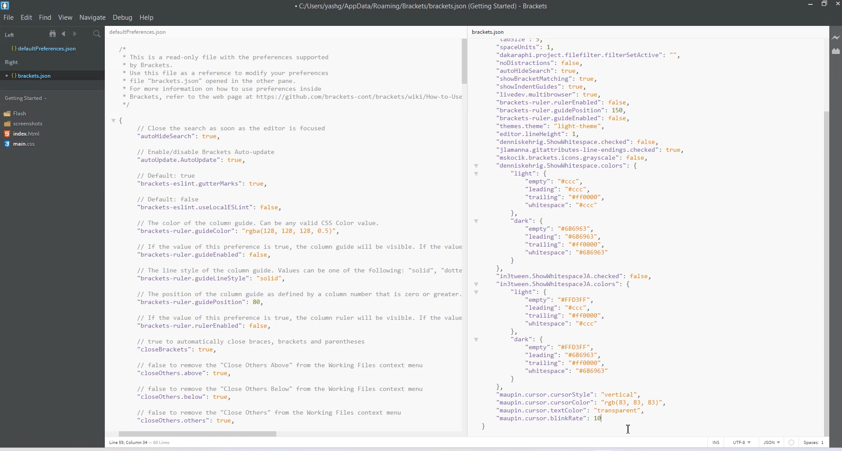  Describe the element at coordinates (628, 429) in the screenshot. I see `Text Cursor` at that location.